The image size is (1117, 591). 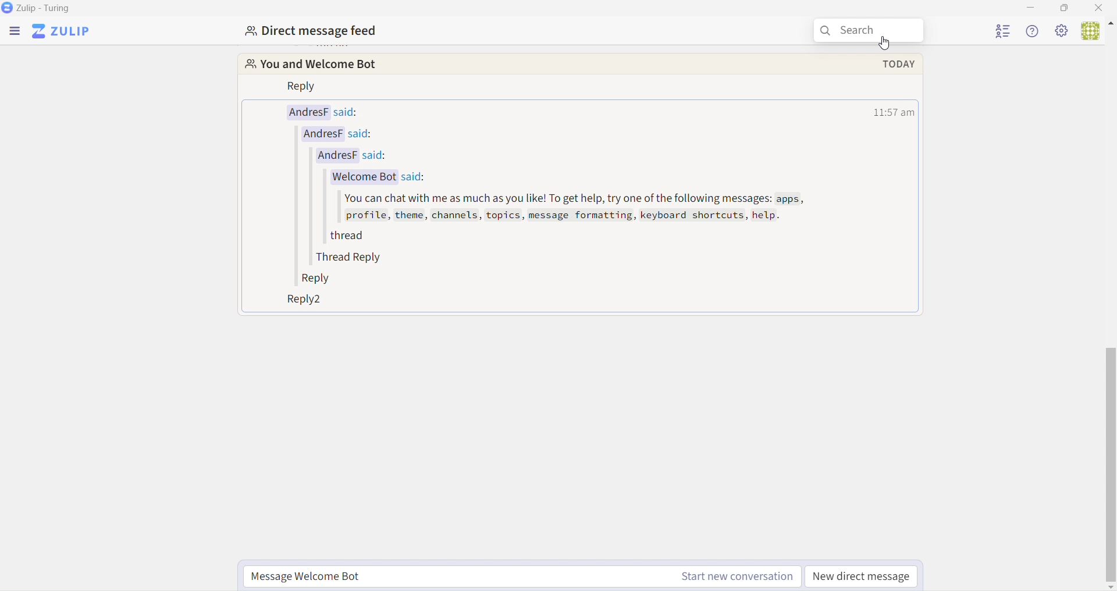 What do you see at coordinates (863, 576) in the screenshot?
I see `New direct message` at bounding box center [863, 576].